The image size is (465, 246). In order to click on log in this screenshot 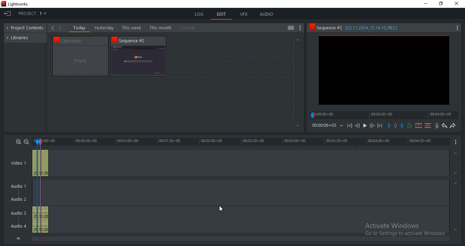, I will do `click(200, 14)`.